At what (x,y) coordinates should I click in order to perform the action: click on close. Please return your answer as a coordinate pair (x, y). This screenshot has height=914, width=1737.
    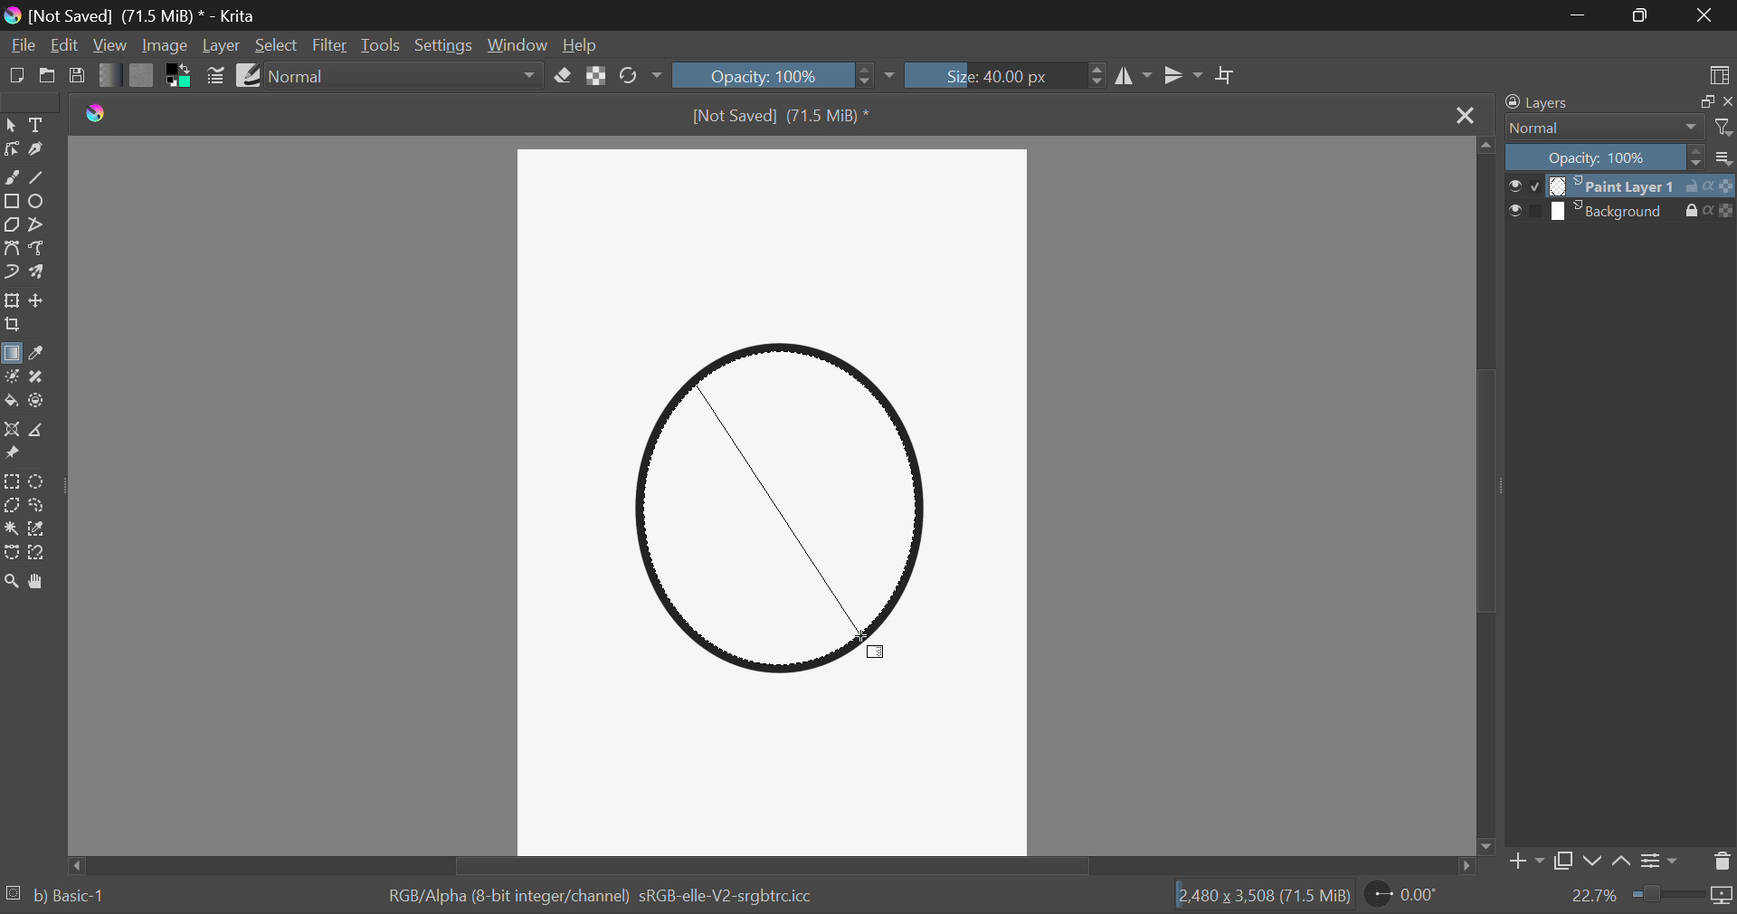
    Looking at the image, I should click on (1728, 100).